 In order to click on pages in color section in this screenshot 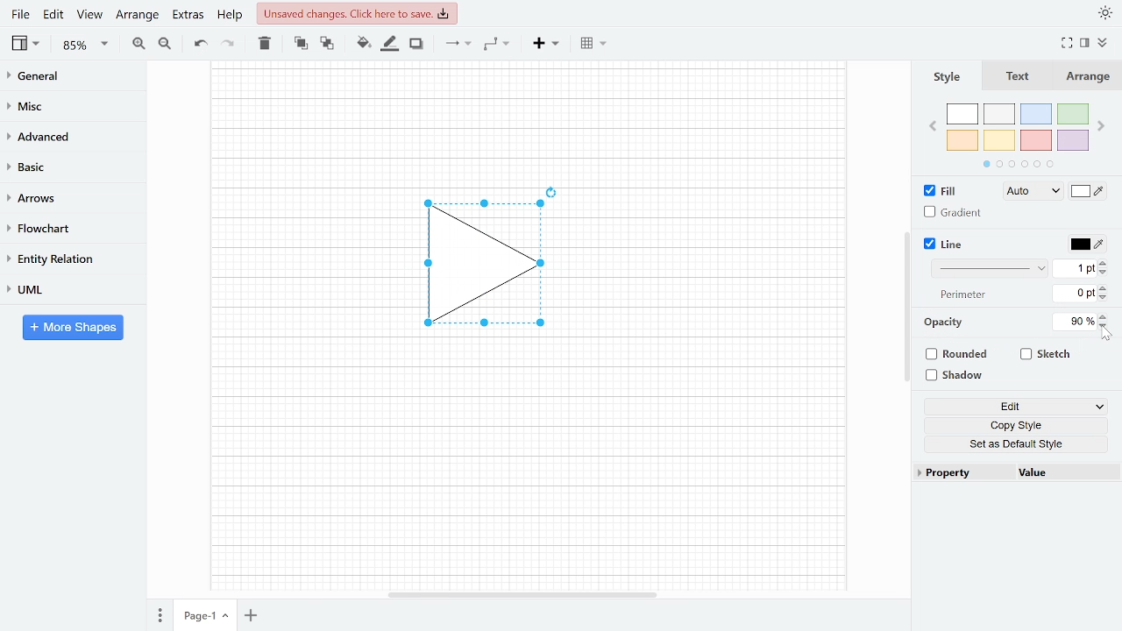, I will do `click(1016, 162)`.